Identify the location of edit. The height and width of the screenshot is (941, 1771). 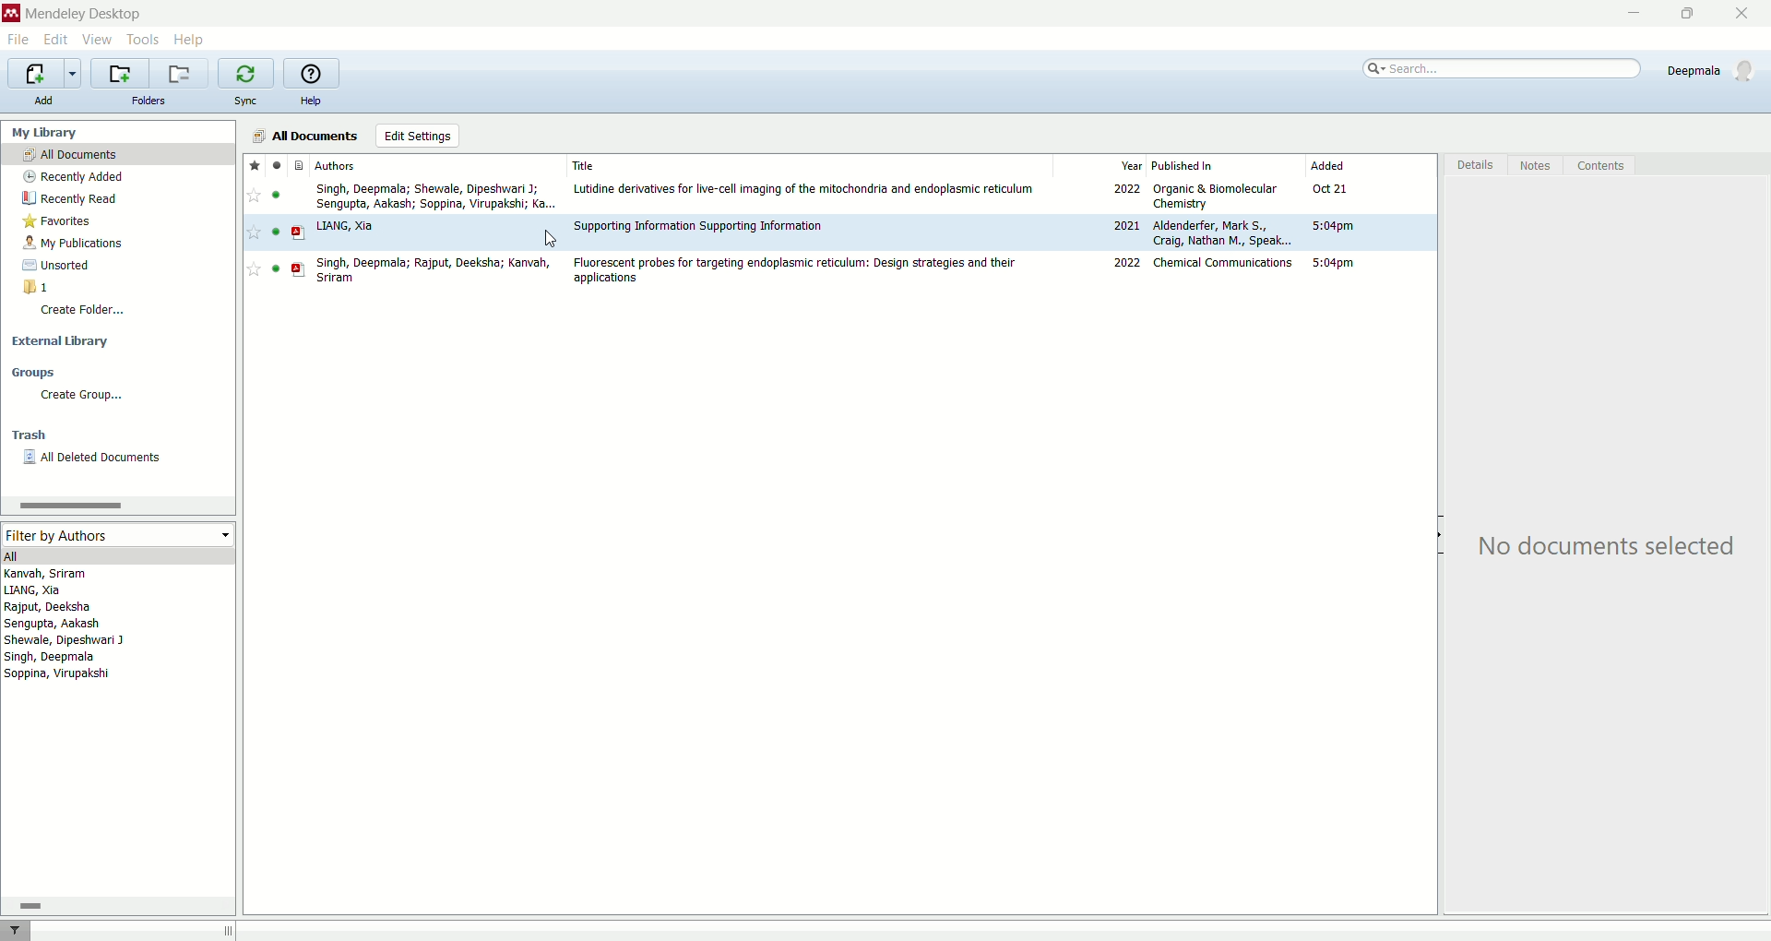
(54, 38).